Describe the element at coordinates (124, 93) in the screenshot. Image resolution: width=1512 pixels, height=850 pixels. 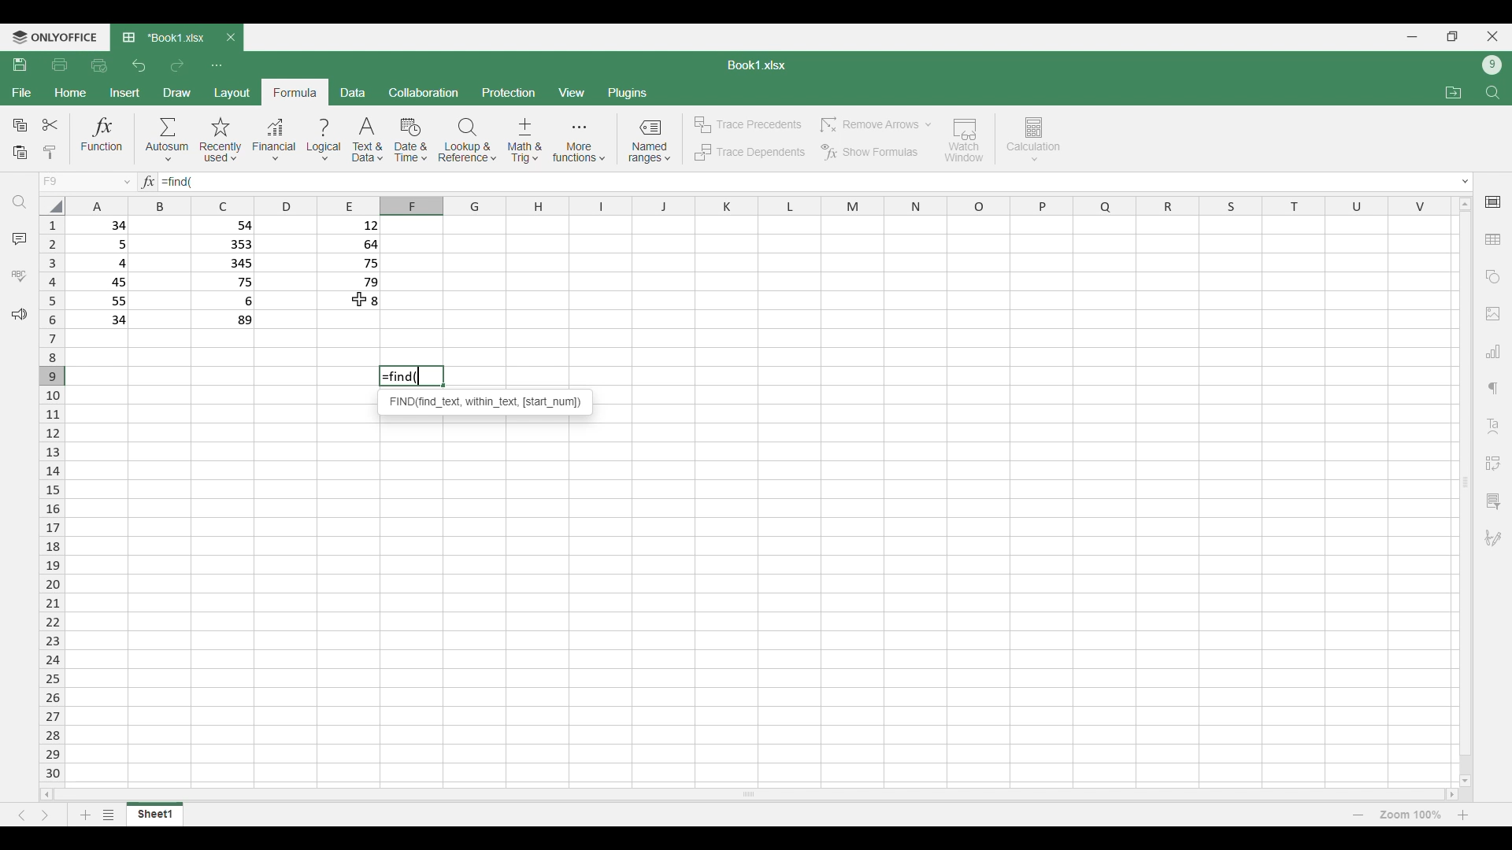
I see `Insert menu` at that location.